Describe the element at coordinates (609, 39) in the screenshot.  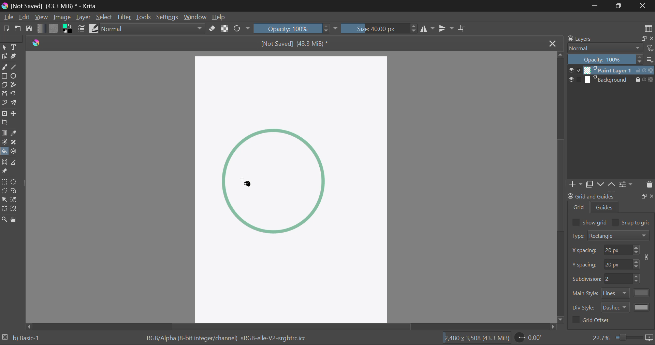
I see `Layers Docker Tab` at that location.